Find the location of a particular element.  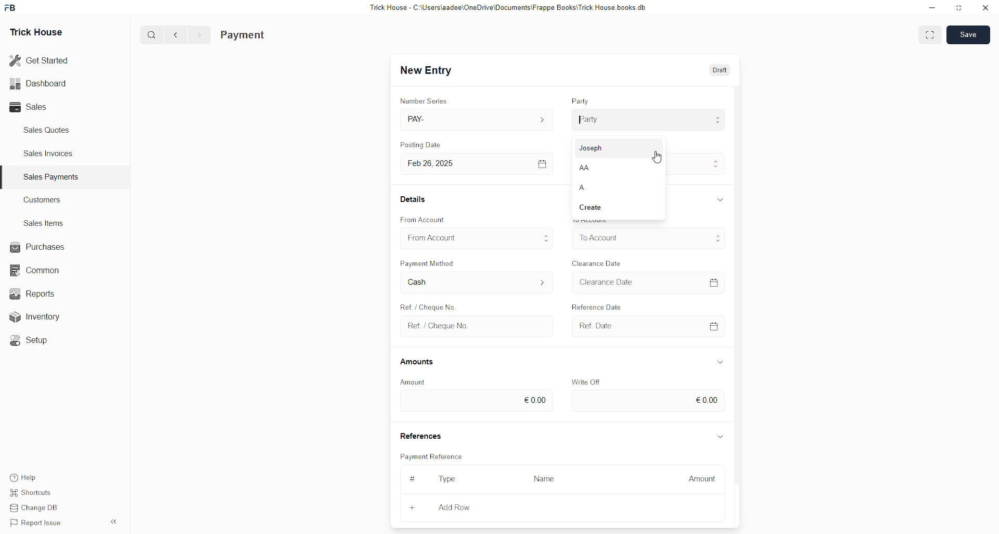

Back is located at coordinates (176, 35).